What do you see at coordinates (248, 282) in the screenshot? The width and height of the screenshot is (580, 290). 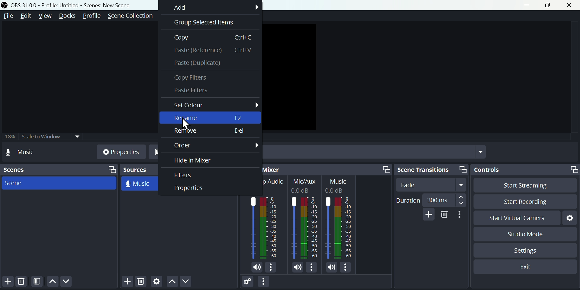 I see `Settings` at bounding box center [248, 282].